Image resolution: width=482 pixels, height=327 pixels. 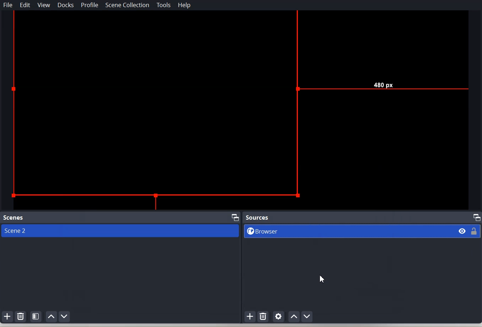 I want to click on Tools, so click(x=164, y=5).